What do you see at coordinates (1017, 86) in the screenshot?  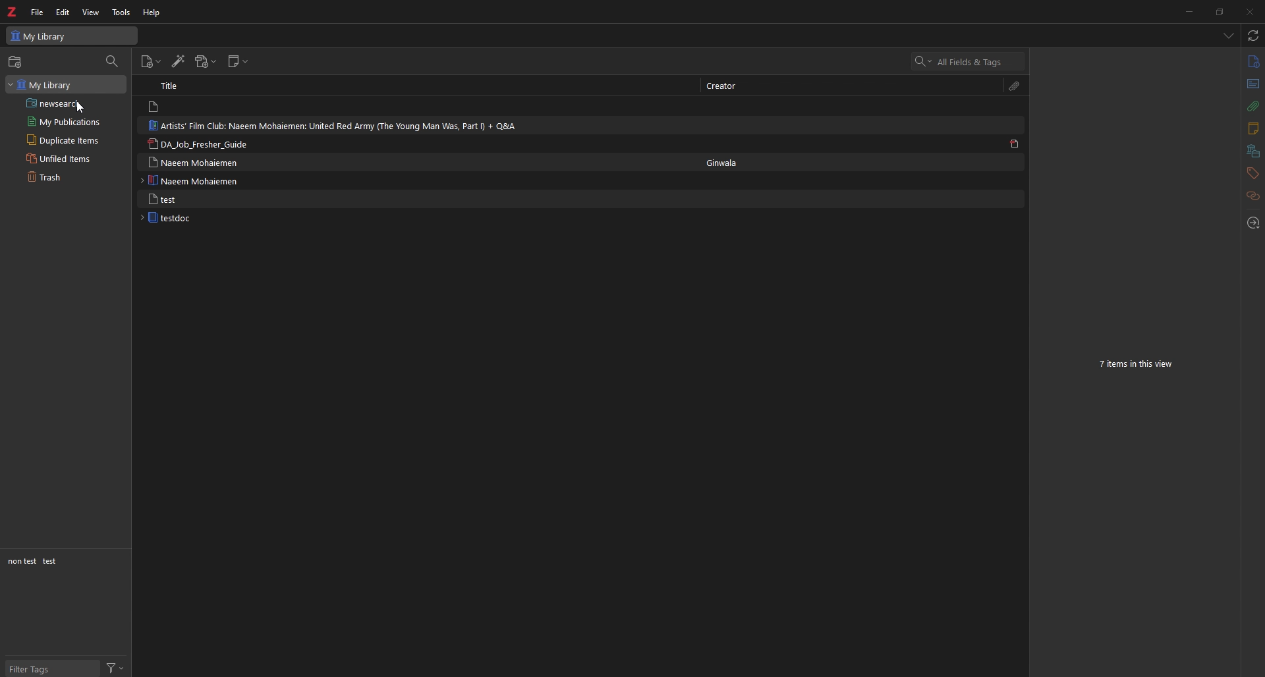 I see `Attachments` at bounding box center [1017, 86].